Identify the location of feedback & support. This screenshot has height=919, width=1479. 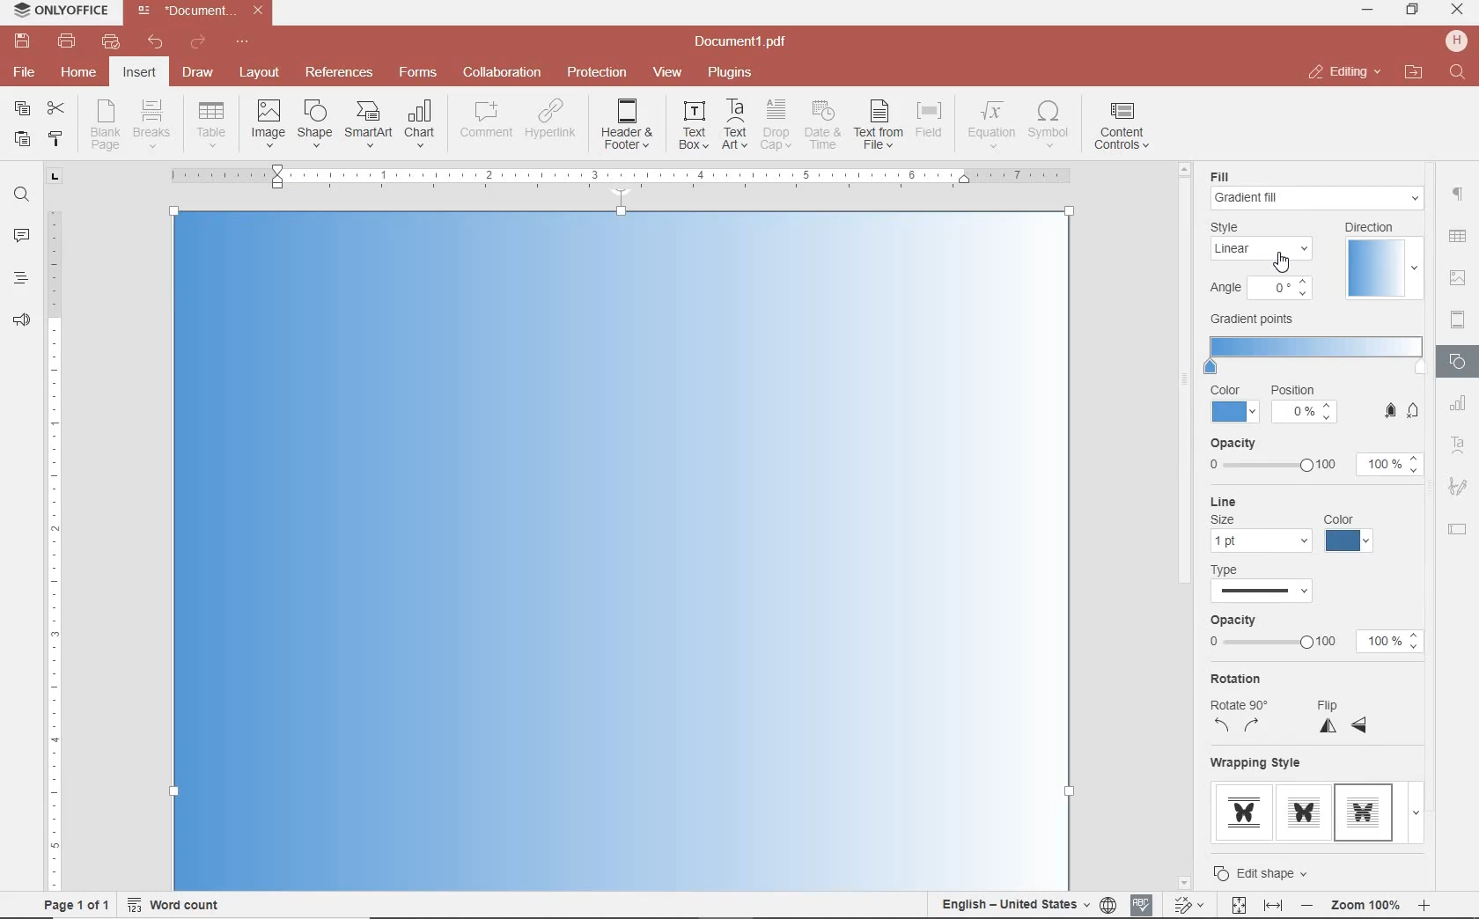
(22, 321).